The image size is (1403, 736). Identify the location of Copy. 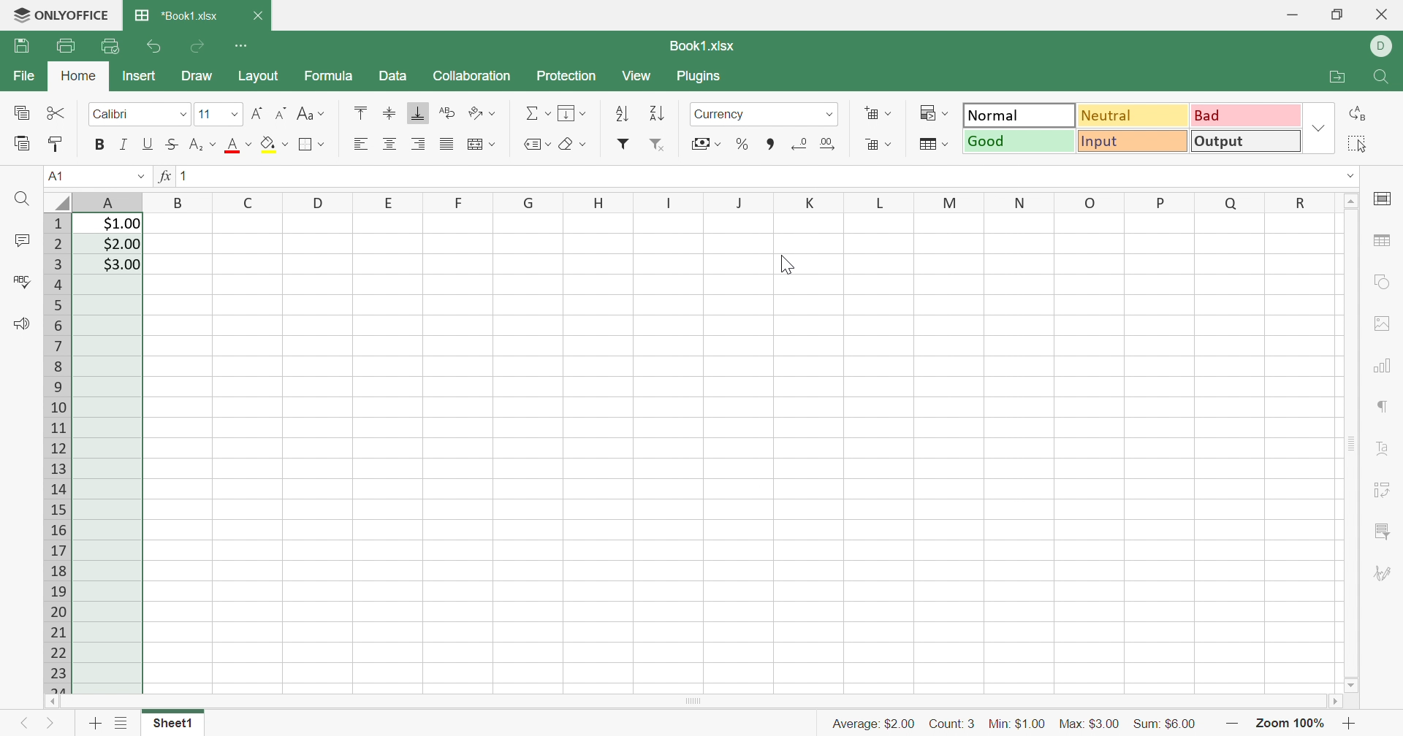
(22, 114).